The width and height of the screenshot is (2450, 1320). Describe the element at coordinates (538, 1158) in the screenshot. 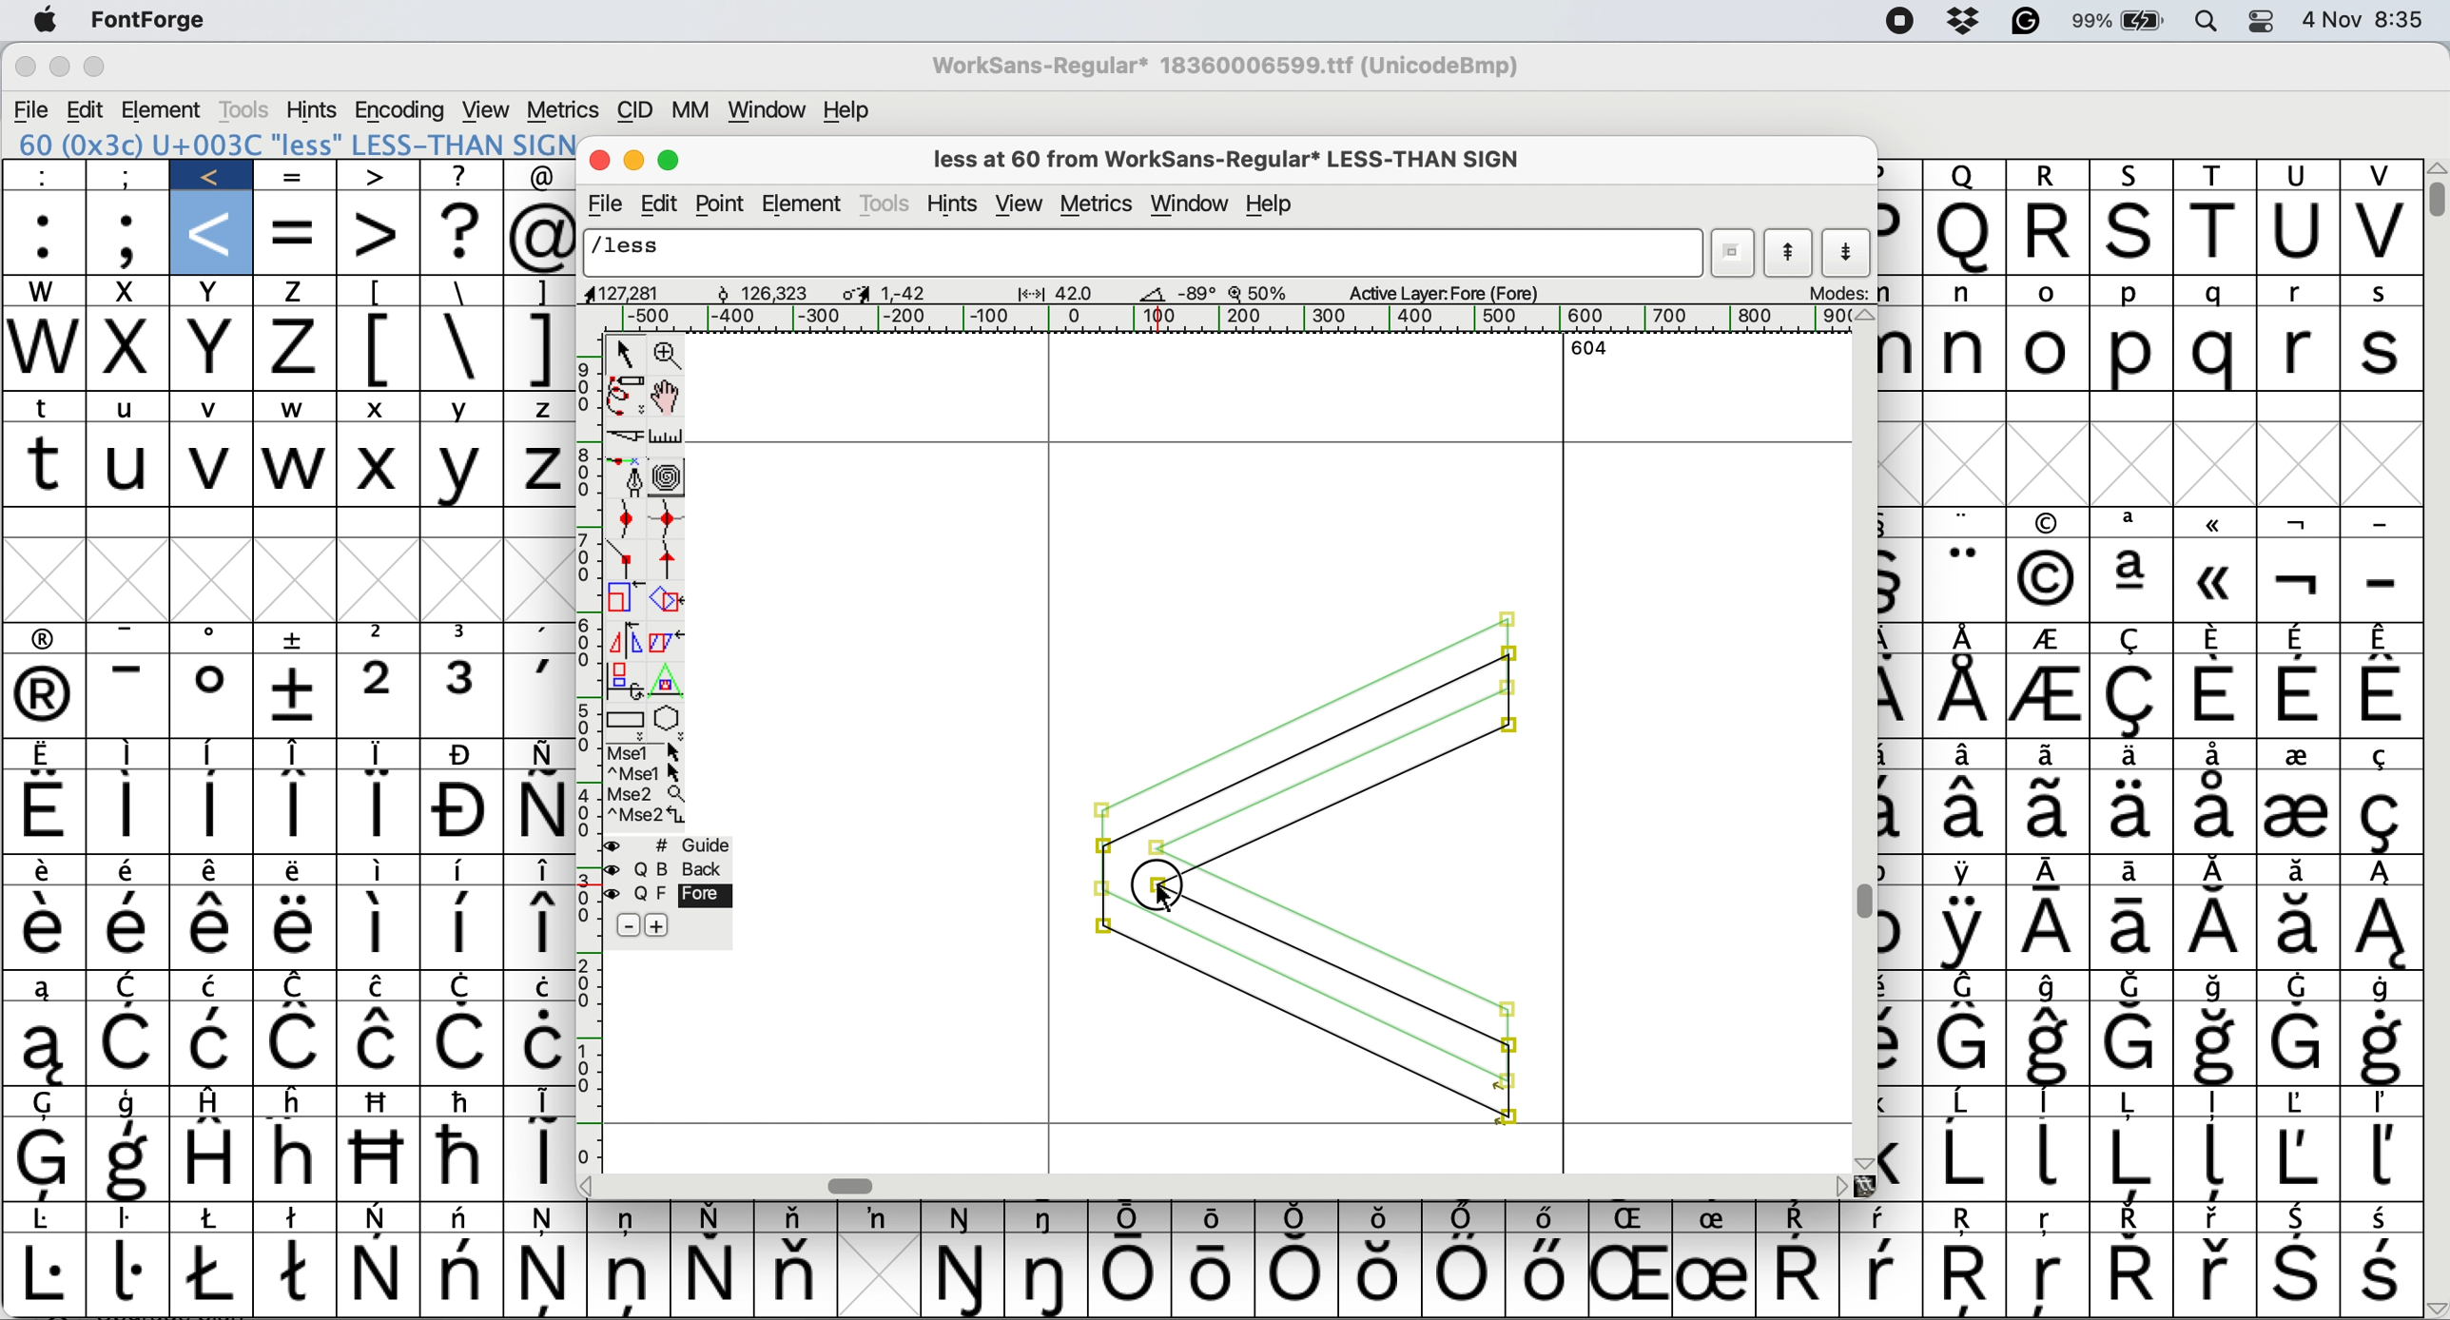

I see `Symbol` at that location.